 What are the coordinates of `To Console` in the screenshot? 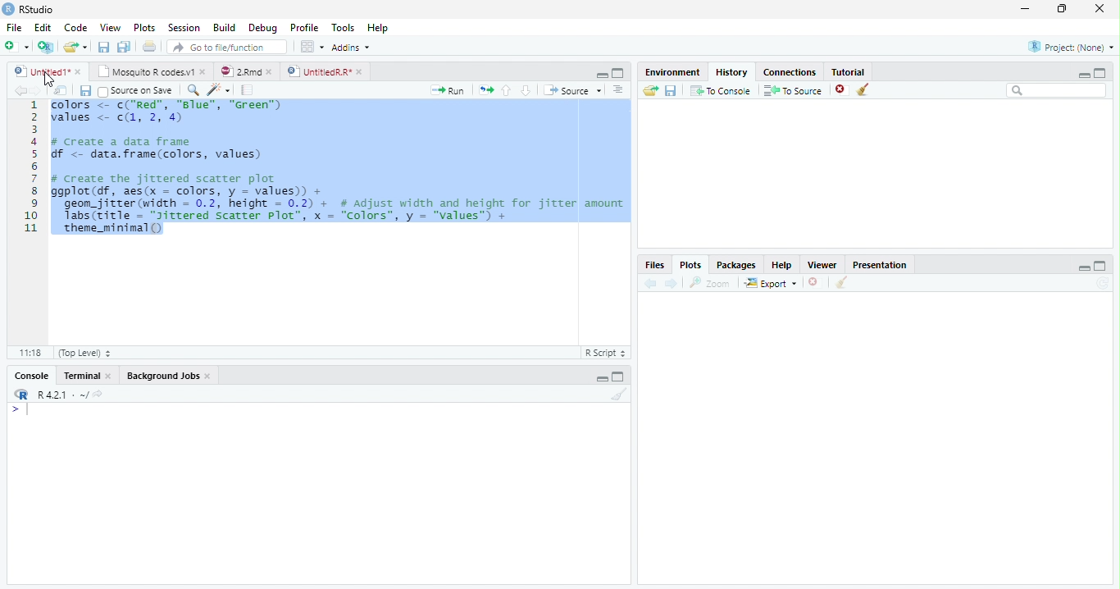 It's located at (720, 91).